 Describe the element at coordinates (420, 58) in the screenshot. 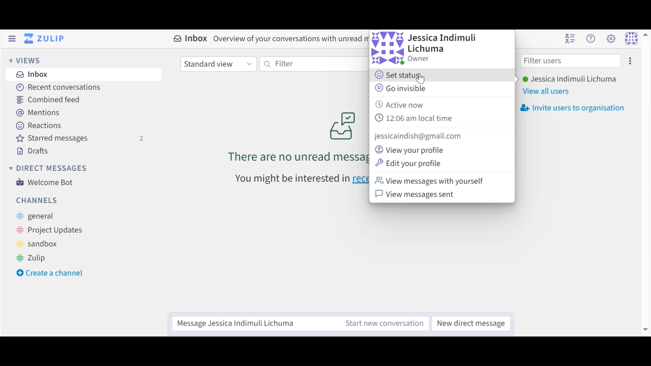

I see `owner` at that location.